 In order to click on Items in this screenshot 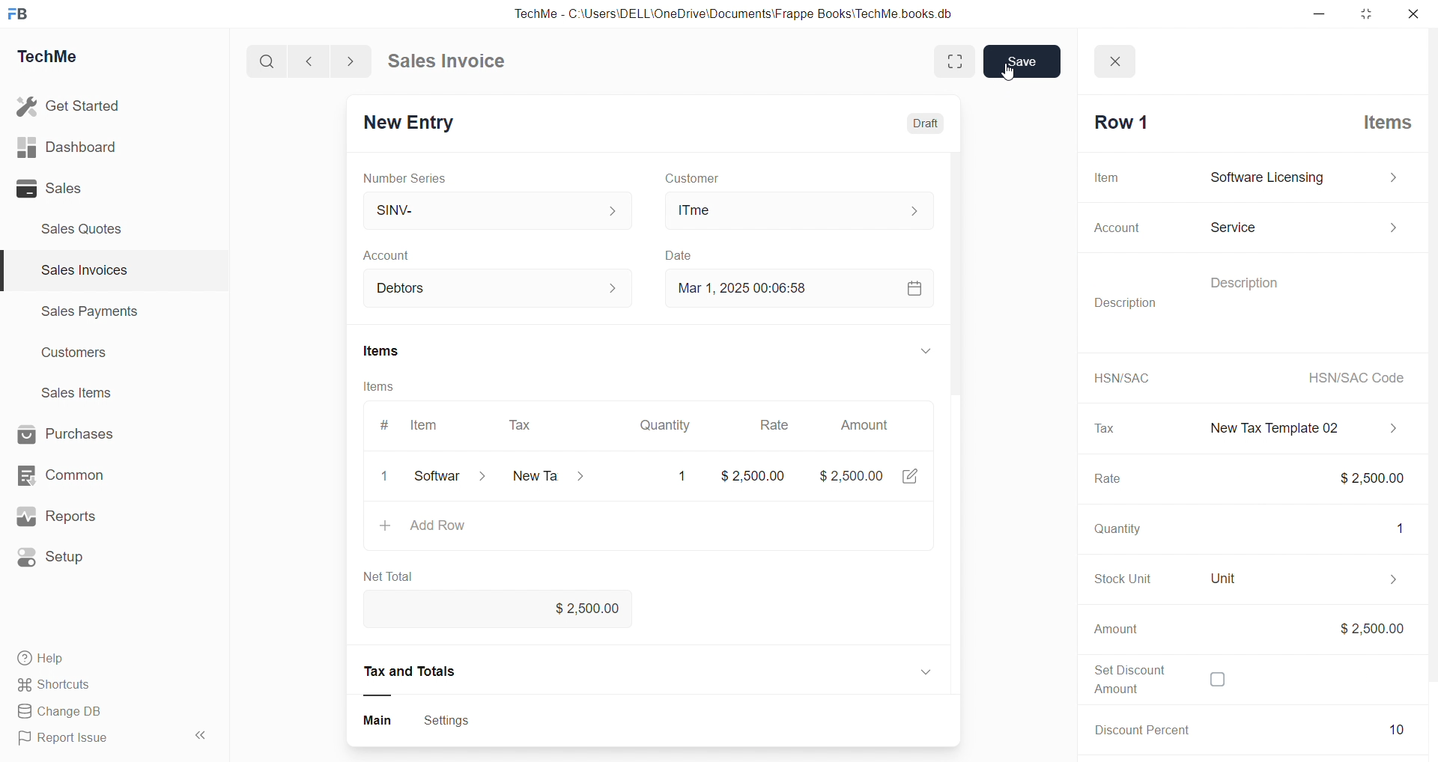, I will do `click(1380, 121)`.